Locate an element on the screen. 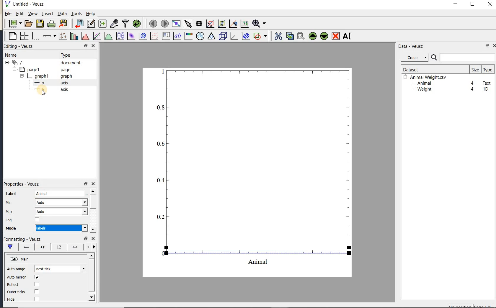 The height and width of the screenshot is (308, 496). arrange graphs in a grid is located at coordinates (24, 36).